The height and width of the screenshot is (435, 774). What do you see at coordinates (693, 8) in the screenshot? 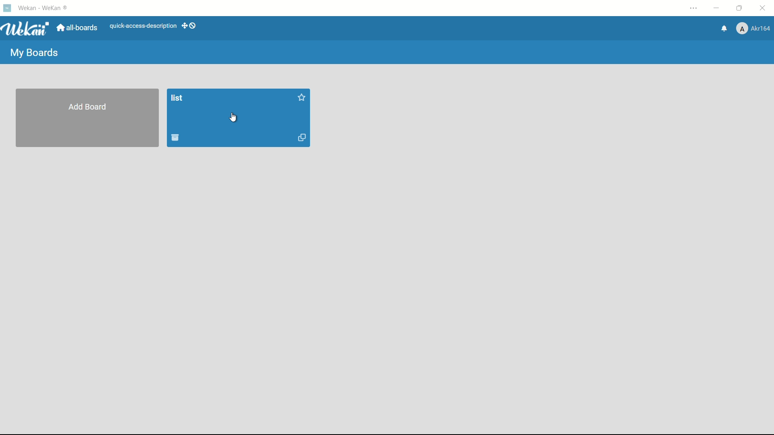
I see `settings and more` at bounding box center [693, 8].